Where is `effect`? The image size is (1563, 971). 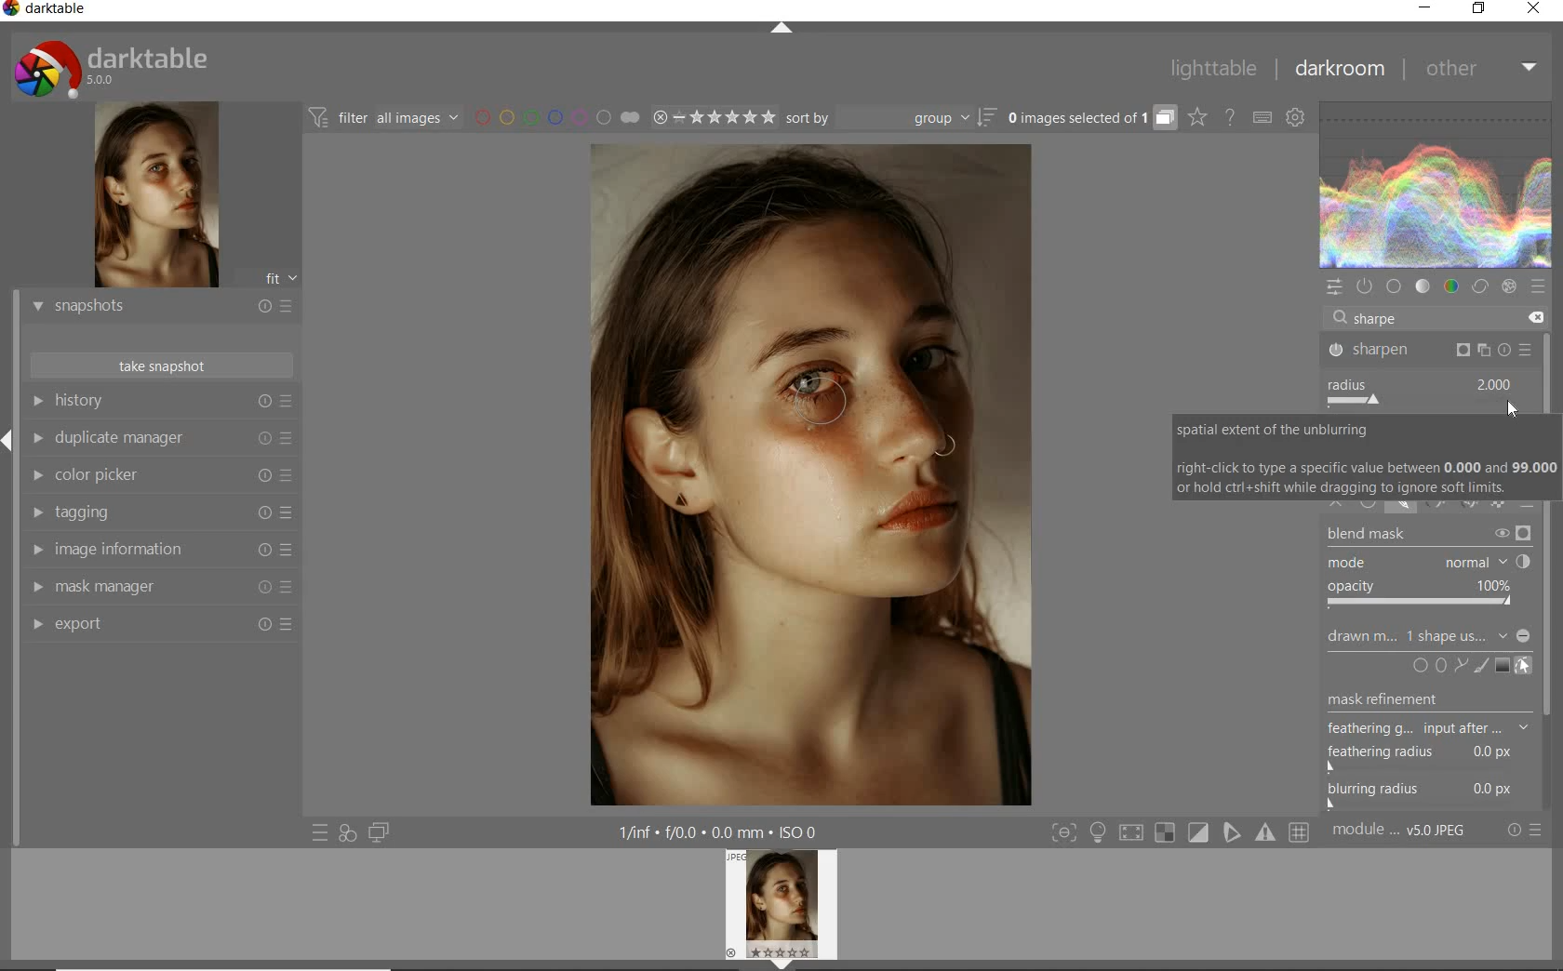
effect is located at coordinates (1509, 286).